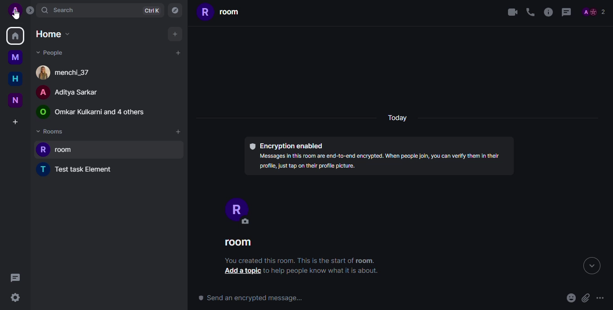 The width and height of the screenshot is (613, 310). Describe the element at coordinates (510, 12) in the screenshot. I see `video call` at that location.